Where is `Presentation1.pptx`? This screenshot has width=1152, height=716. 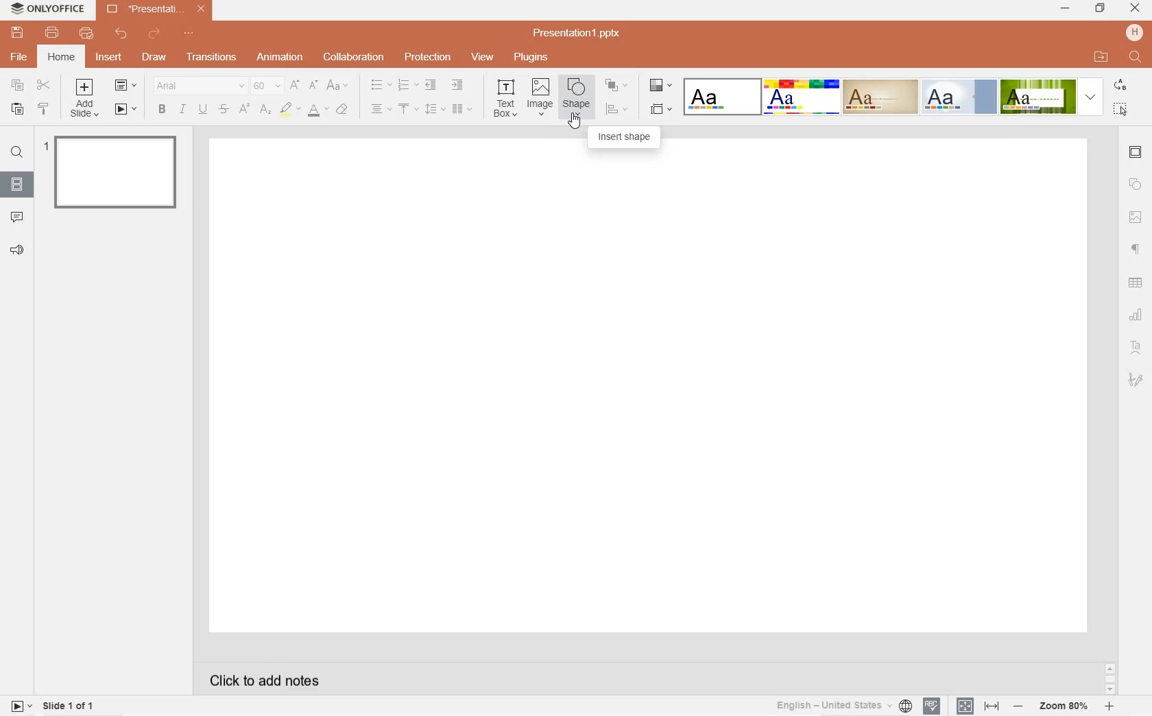
Presentation1.pptx is located at coordinates (579, 33).